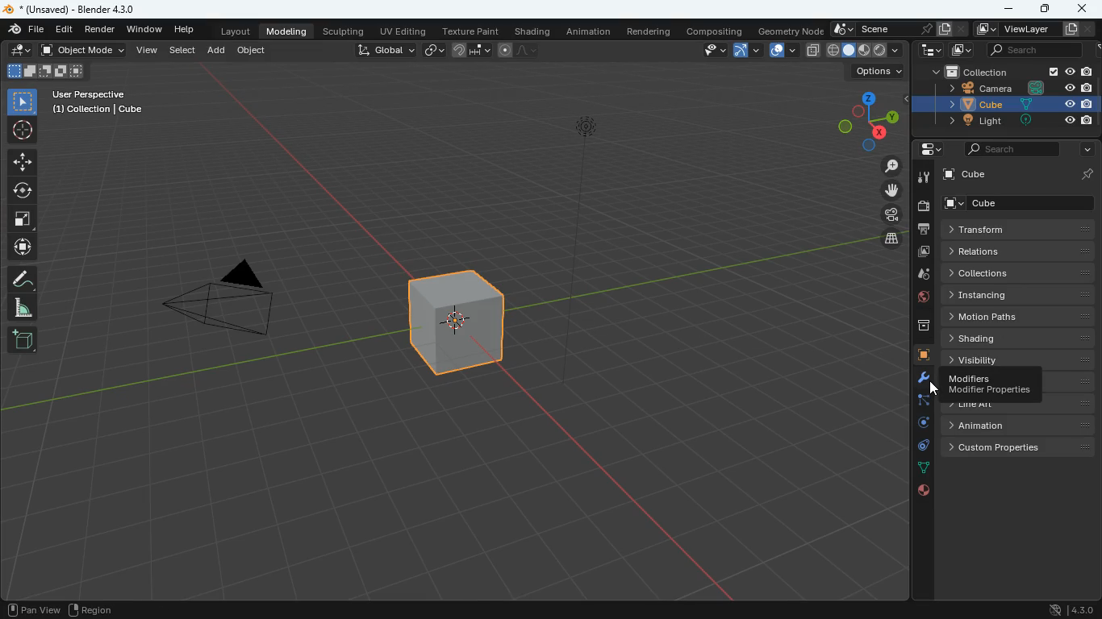 The width and height of the screenshot is (1102, 619). Describe the element at coordinates (520, 49) in the screenshot. I see `line` at that location.